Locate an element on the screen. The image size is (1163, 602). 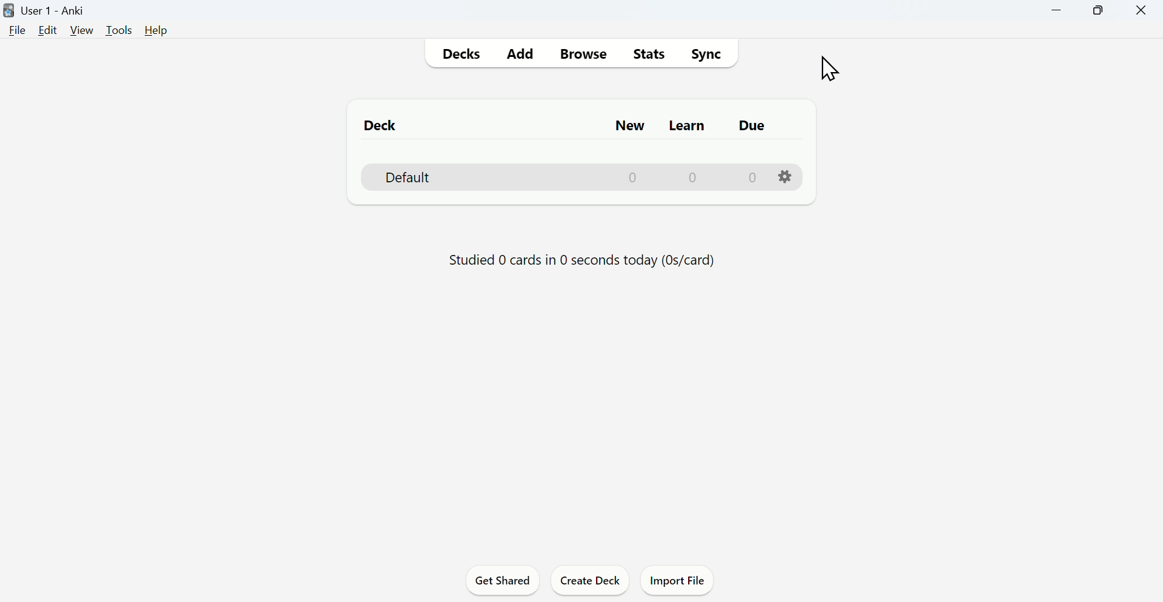
Due is located at coordinates (751, 125).